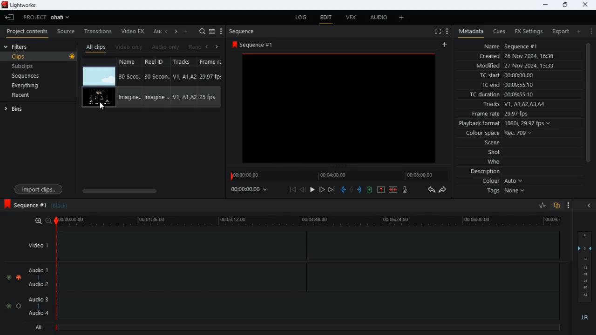 The width and height of the screenshot is (596, 335). What do you see at coordinates (342, 189) in the screenshot?
I see `pull` at bounding box center [342, 189].